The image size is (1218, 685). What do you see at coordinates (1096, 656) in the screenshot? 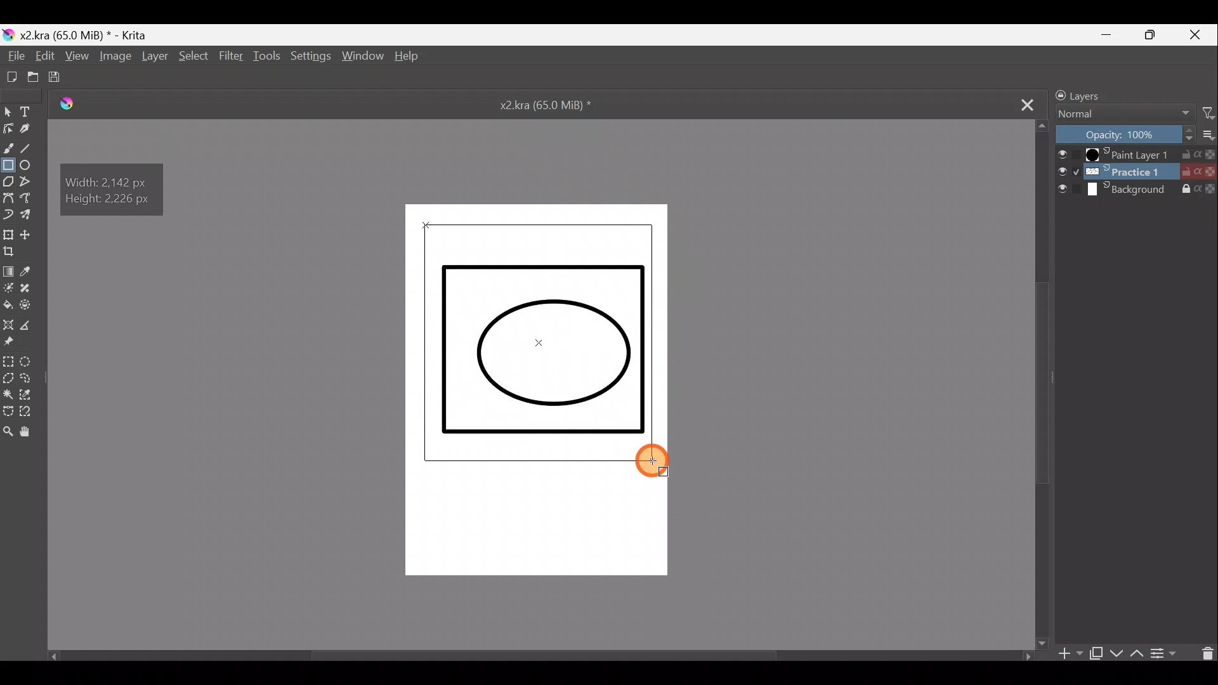
I see `Duplicate layer` at bounding box center [1096, 656].